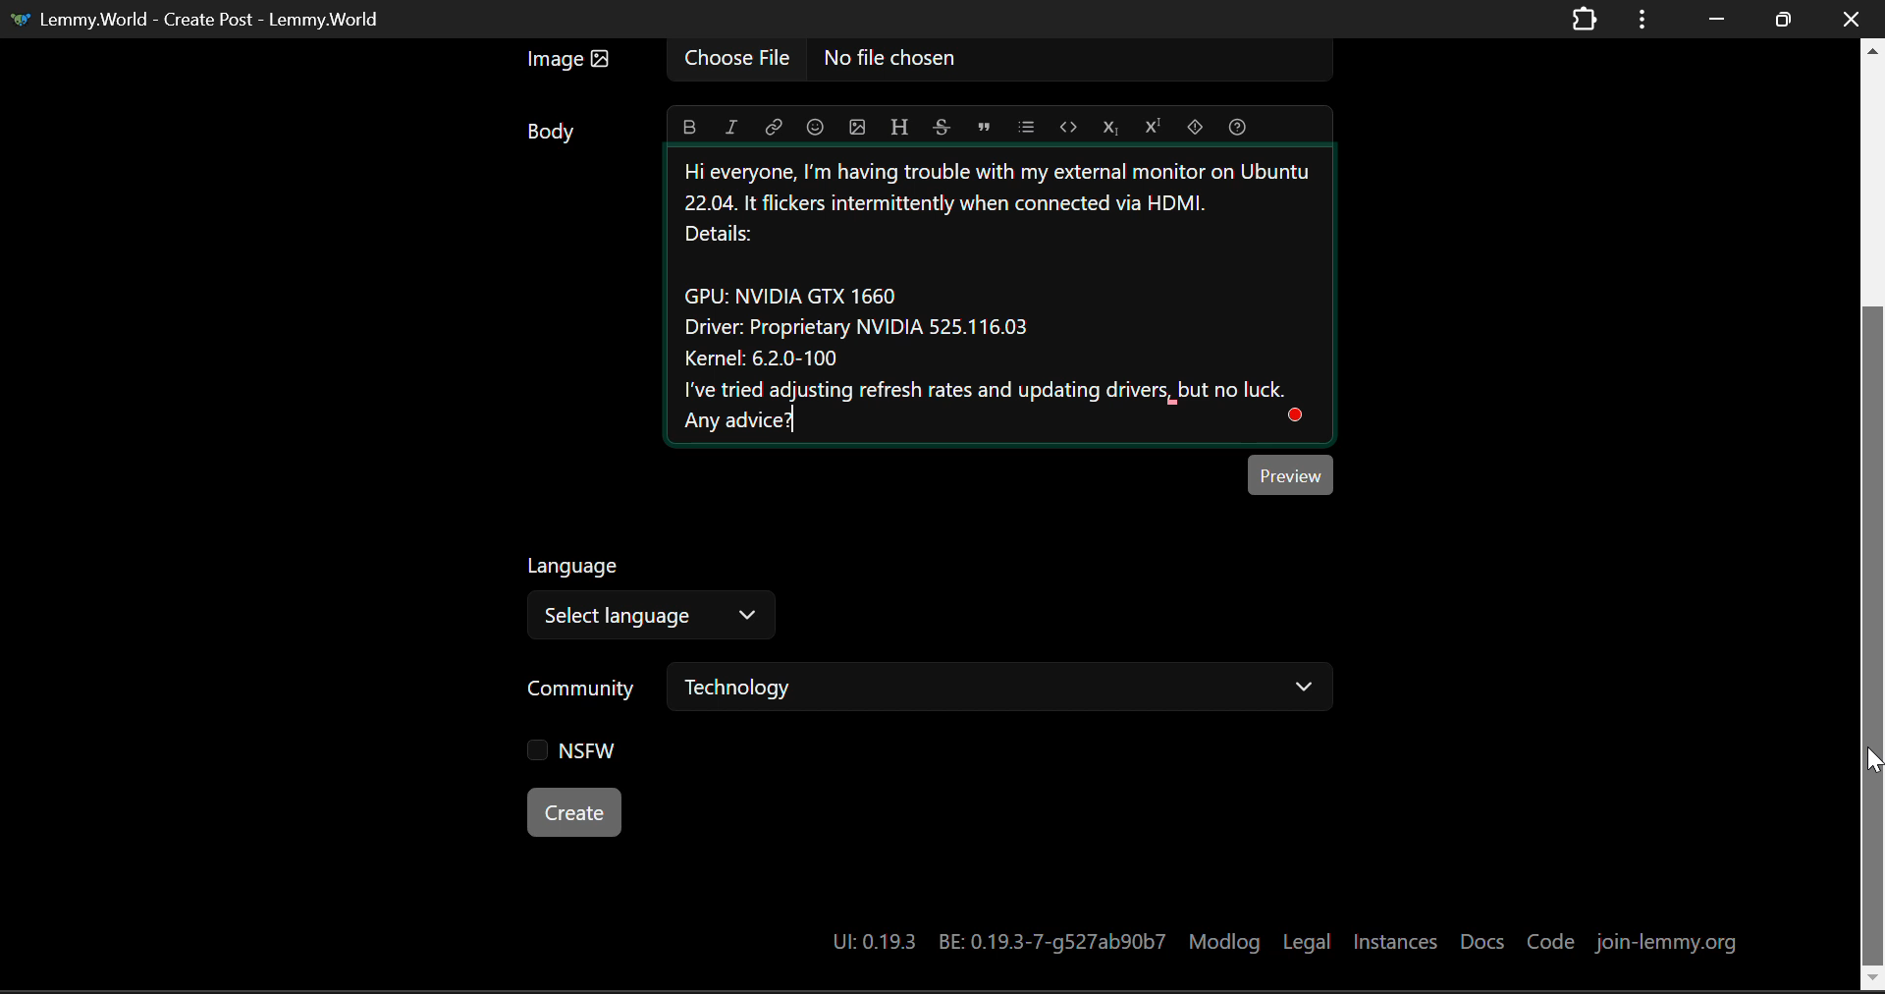 The image size is (1885, 994). I want to click on Create, so click(576, 813).